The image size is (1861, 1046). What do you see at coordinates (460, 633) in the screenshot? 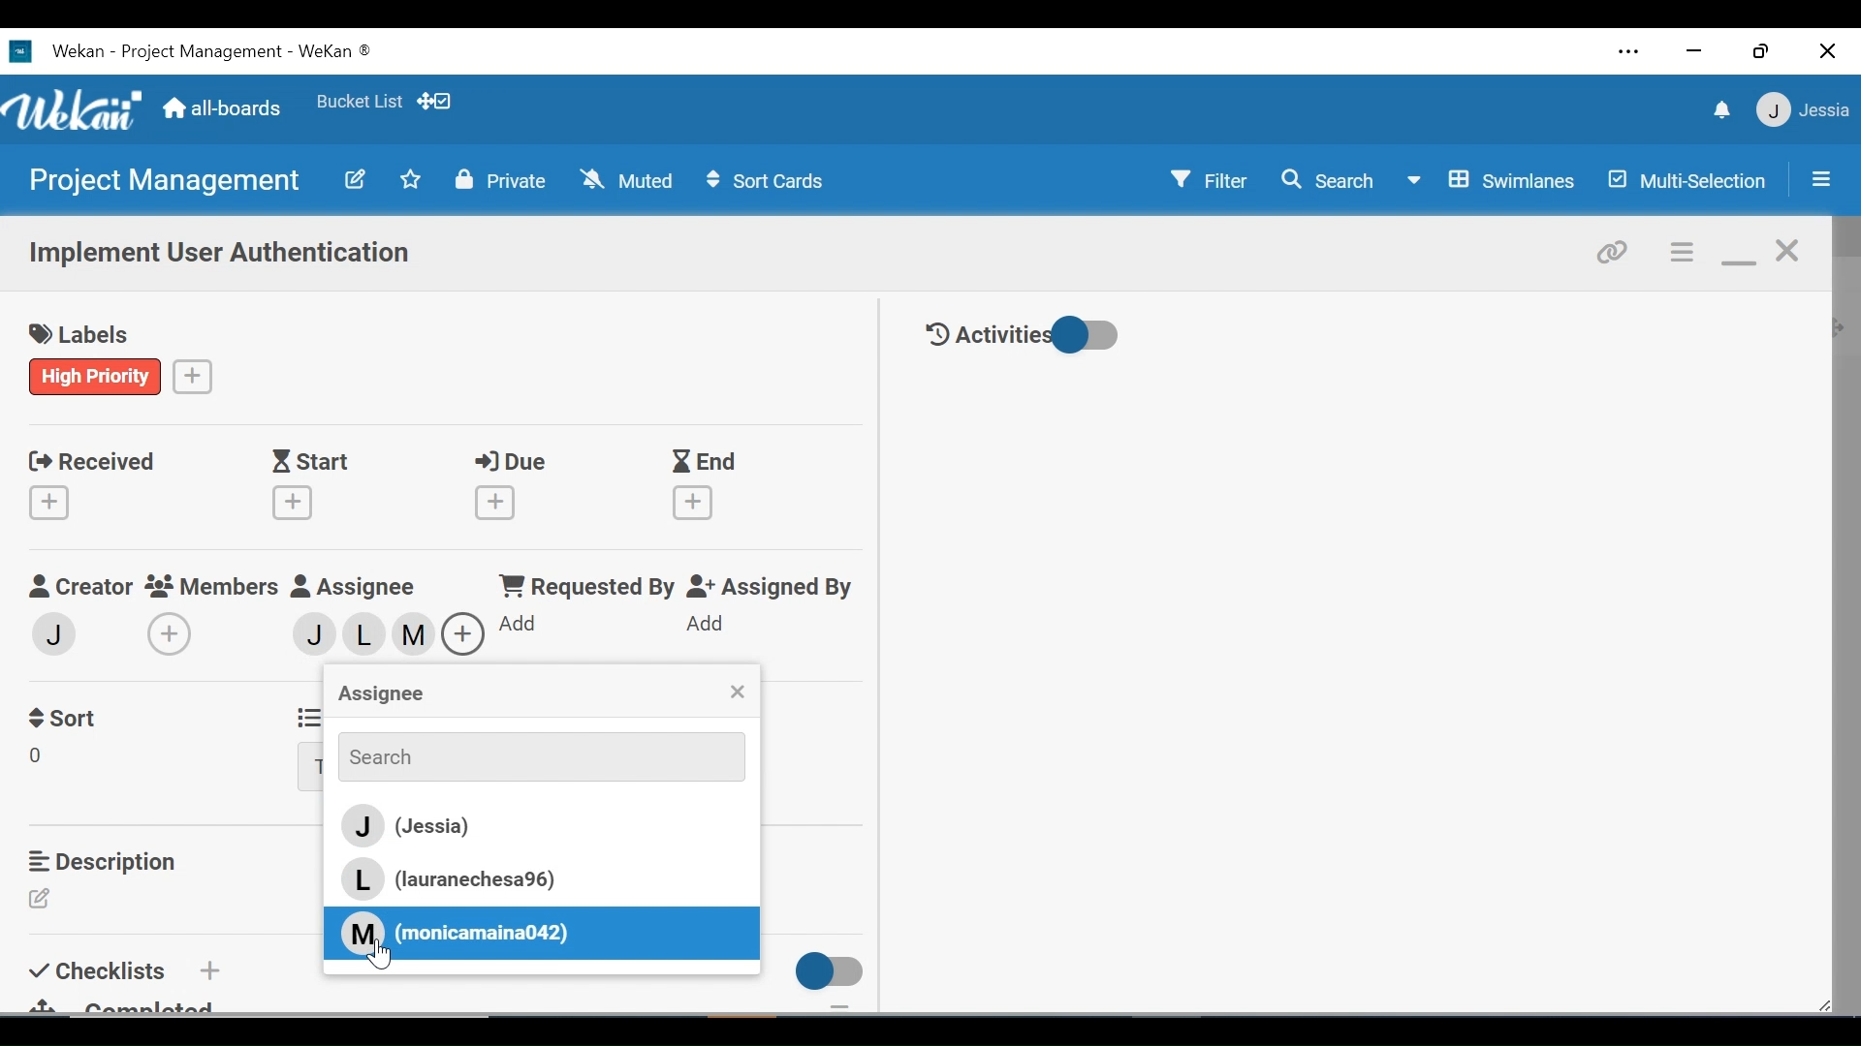
I see `Add Assignee` at bounding box center [460, 633].